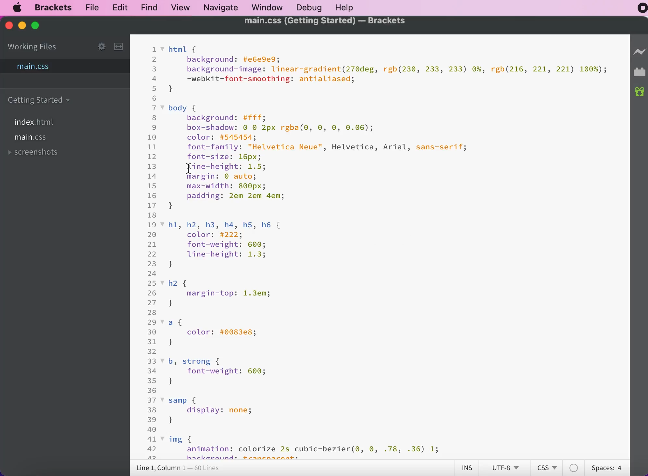 This screenshot has height=476, width=648. I want to click on 38, so click(152, 410).